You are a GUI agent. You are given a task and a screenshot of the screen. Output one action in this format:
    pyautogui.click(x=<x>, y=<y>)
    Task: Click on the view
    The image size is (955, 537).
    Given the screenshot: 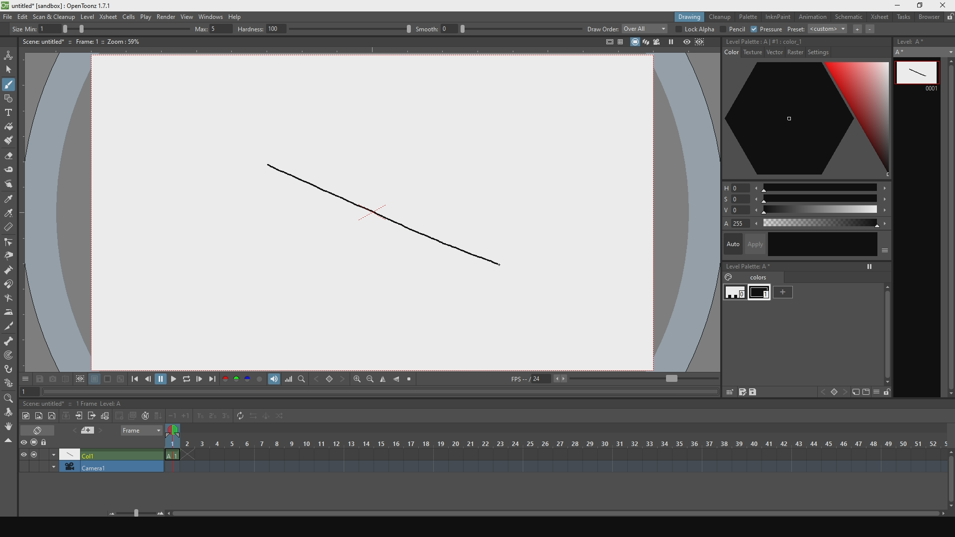 What is the action you would take?
    pyautogui.click(x=185, y=15)
    